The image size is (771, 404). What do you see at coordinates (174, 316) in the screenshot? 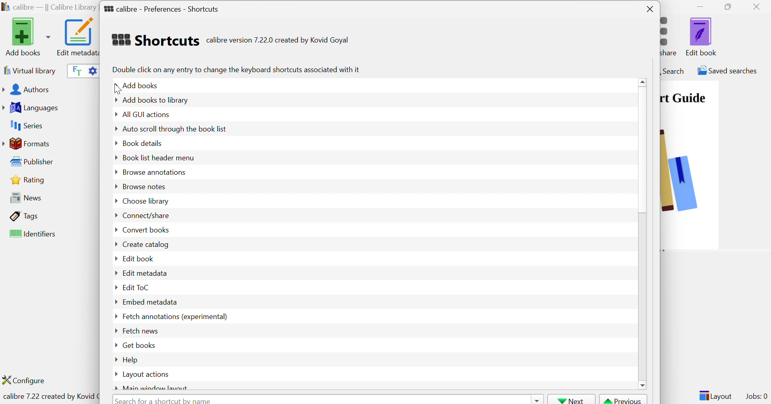
I see `Fetch annotations (experimental)` at bounding box center [174, 316].